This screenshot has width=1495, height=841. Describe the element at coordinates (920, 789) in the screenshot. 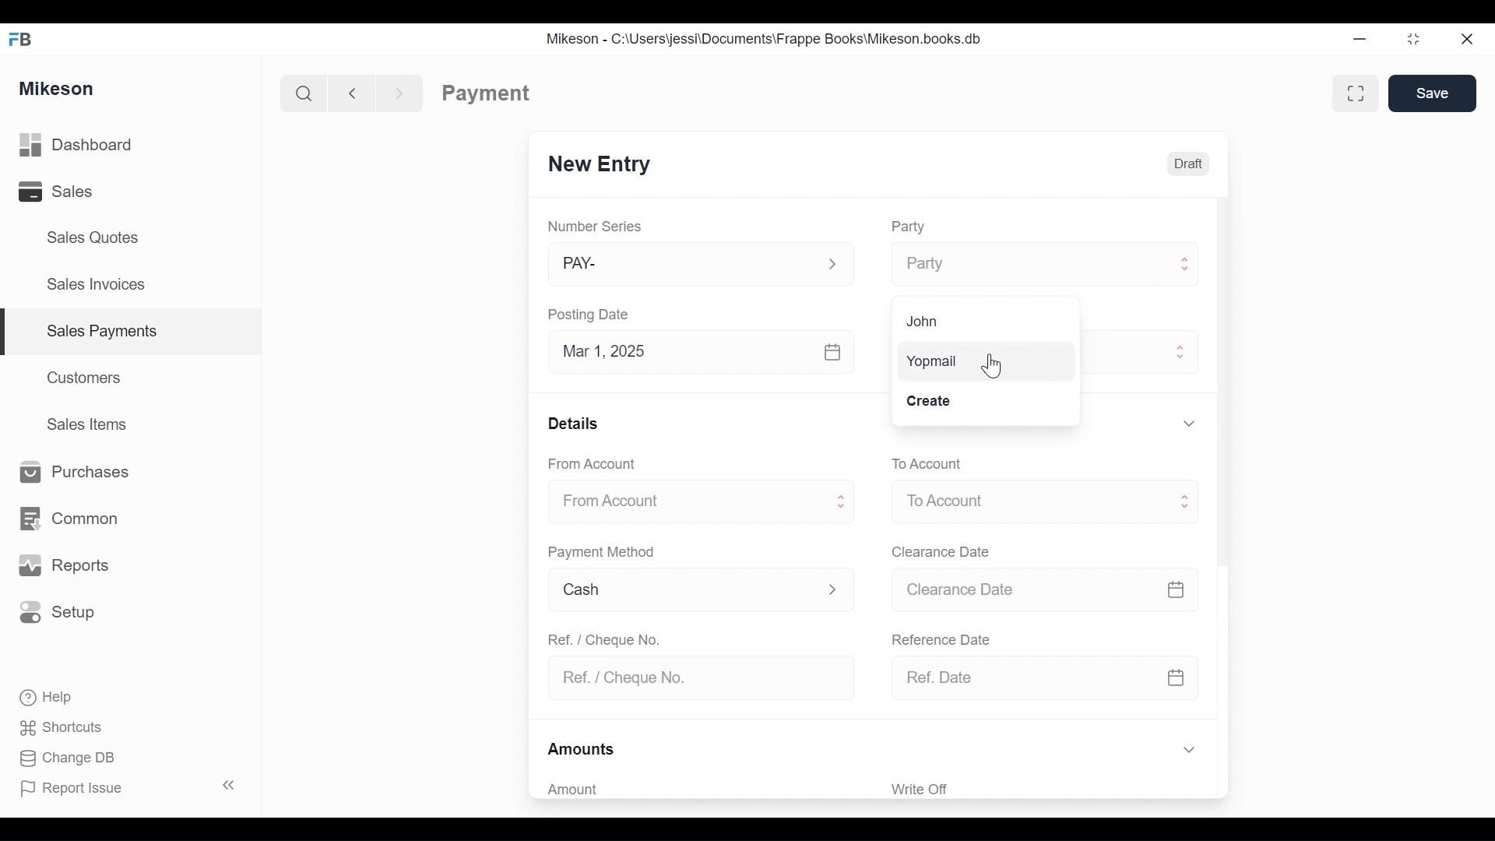

I see `Write Off` at that location.